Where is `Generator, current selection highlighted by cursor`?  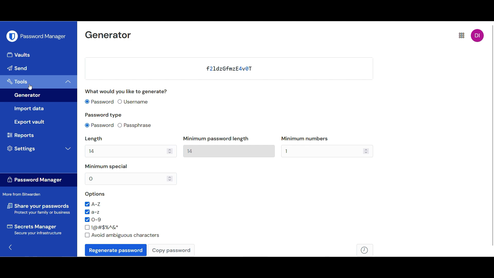 Generator, current selection highlighted by cursor is located at coordinates (39, 97).